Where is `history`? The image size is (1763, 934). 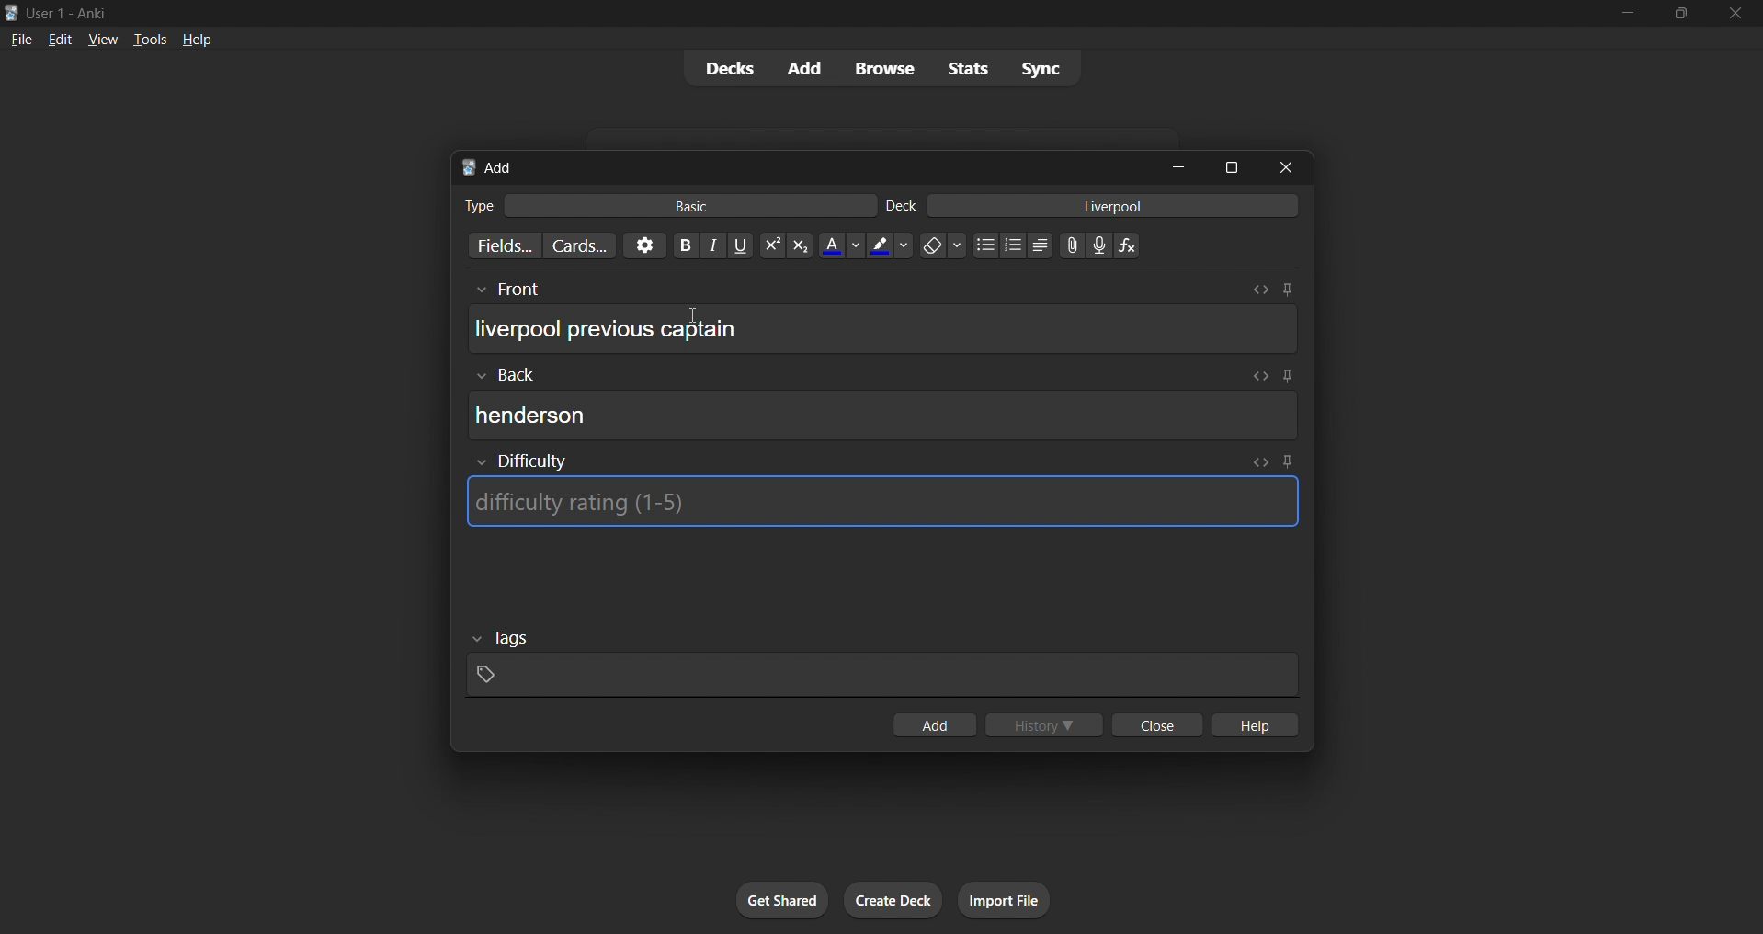 history is located at coordinates (1047, 726).